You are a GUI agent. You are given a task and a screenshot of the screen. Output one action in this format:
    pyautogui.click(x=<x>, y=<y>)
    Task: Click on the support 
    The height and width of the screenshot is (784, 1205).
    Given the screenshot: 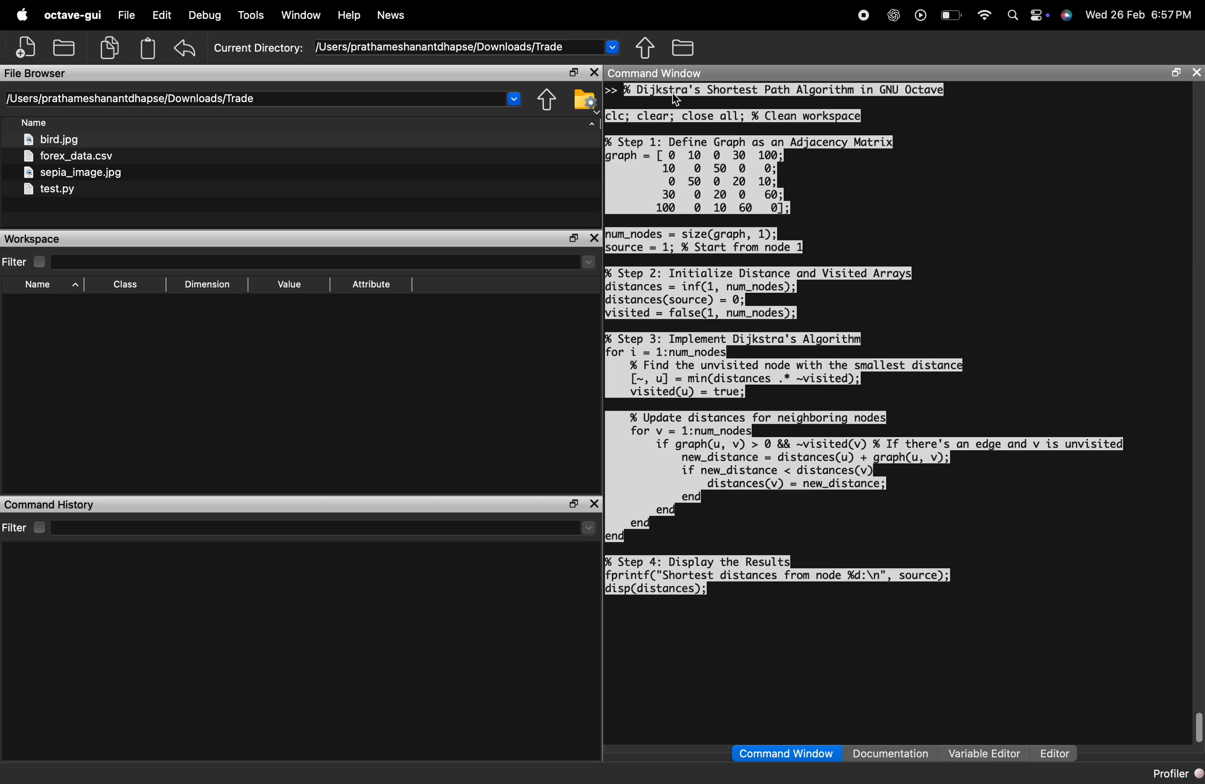 What is the action you would take?
    pyautogui.click(x=1068, y=16)
    